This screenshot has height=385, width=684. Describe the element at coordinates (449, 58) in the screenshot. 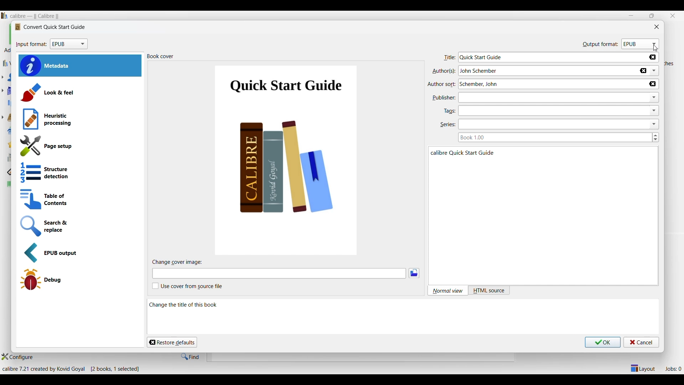

I see `title` at that location.